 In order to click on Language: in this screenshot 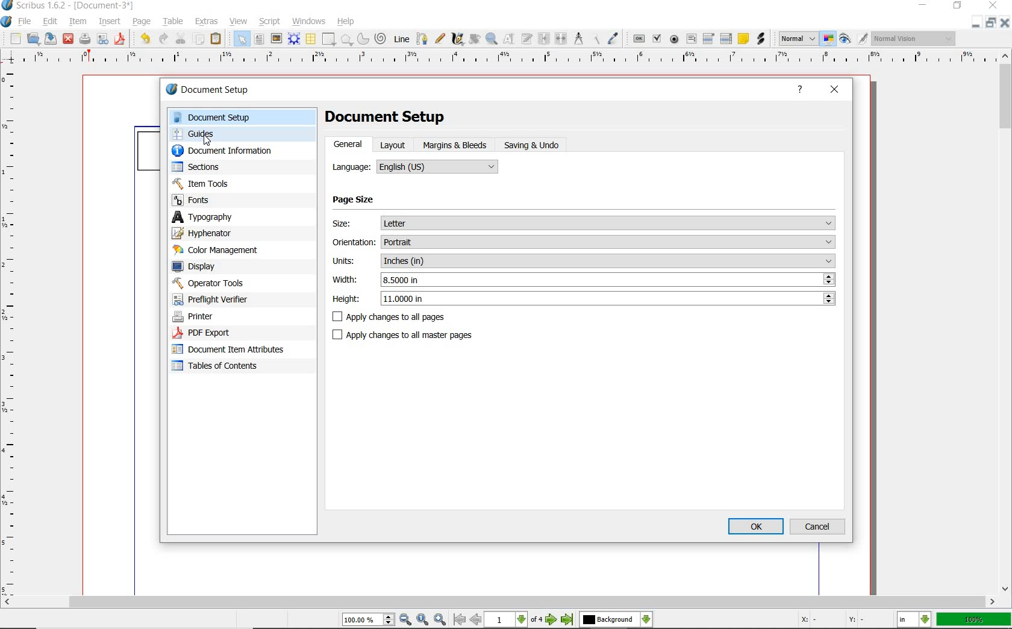, I will do `click(349, 167)`.